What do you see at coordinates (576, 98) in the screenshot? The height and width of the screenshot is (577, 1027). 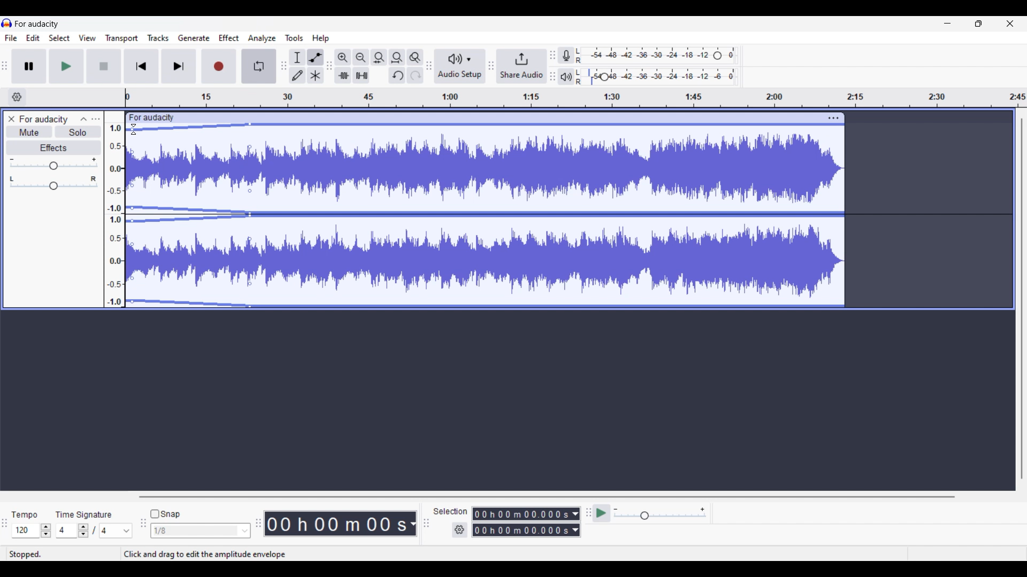 I see `timeline` at bounding box center [576, 98].